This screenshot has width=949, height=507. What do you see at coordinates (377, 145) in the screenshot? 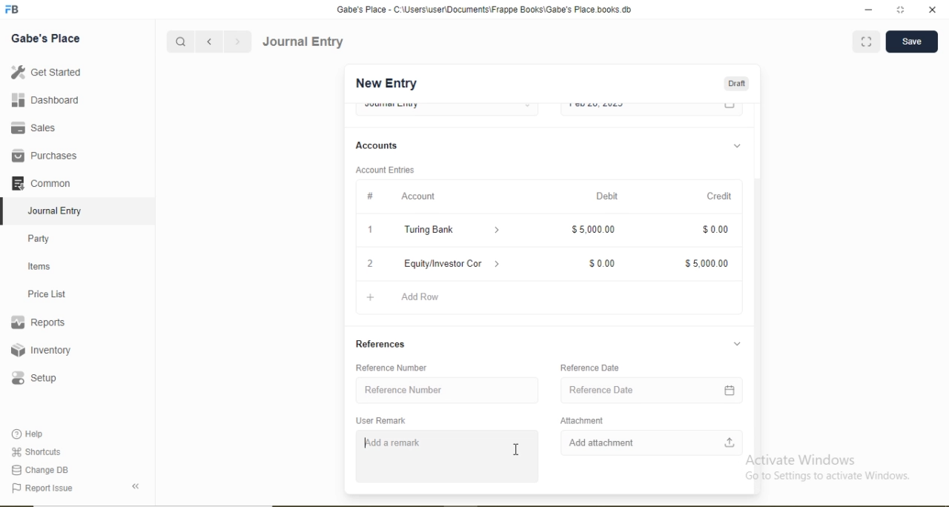
I see `Accounts` at bounding box center [377, 145].